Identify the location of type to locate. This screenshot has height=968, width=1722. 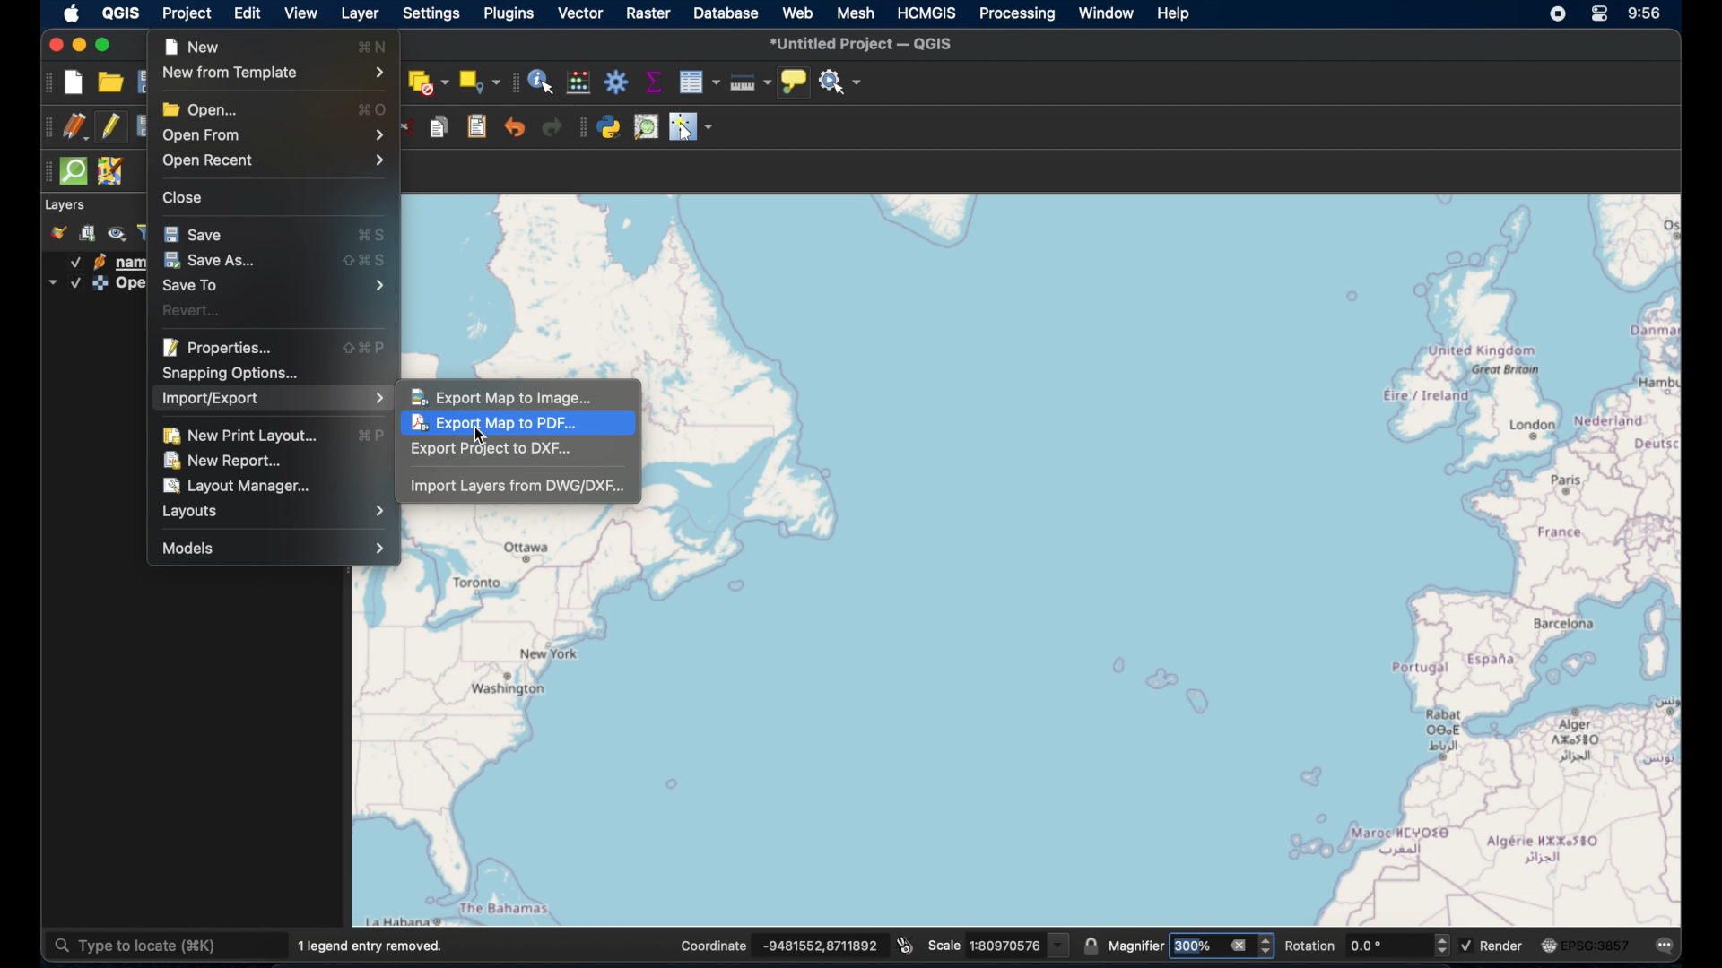
(164, 944).